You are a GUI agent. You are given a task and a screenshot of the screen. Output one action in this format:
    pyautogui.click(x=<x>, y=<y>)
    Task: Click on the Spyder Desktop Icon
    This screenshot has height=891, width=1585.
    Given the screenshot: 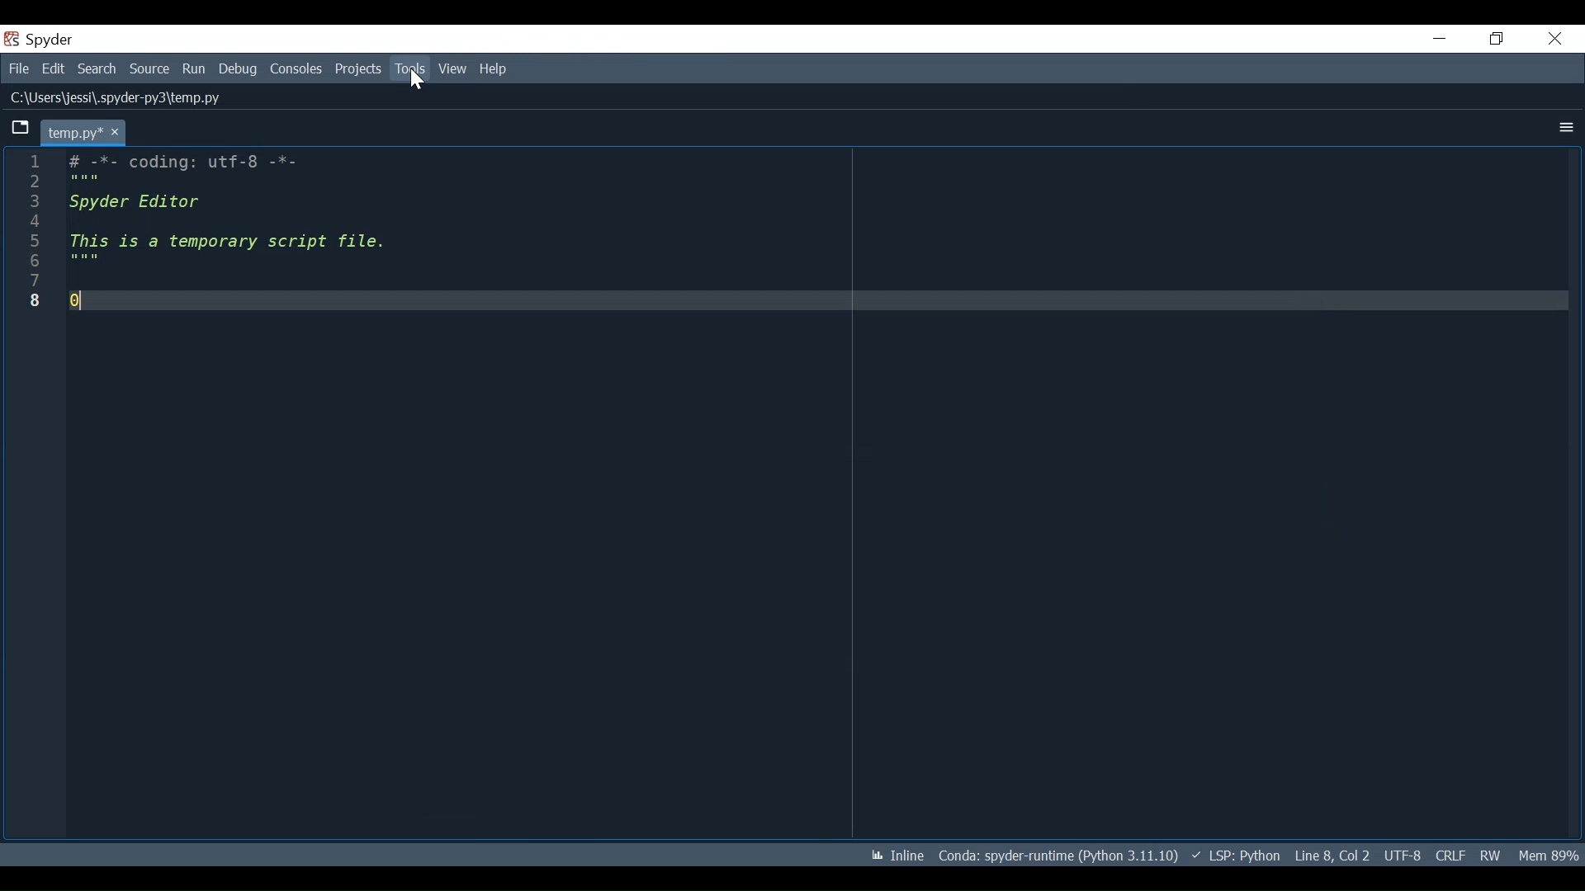 What is the action you would take?
    pyautogui.click(x=43, y=40)
    